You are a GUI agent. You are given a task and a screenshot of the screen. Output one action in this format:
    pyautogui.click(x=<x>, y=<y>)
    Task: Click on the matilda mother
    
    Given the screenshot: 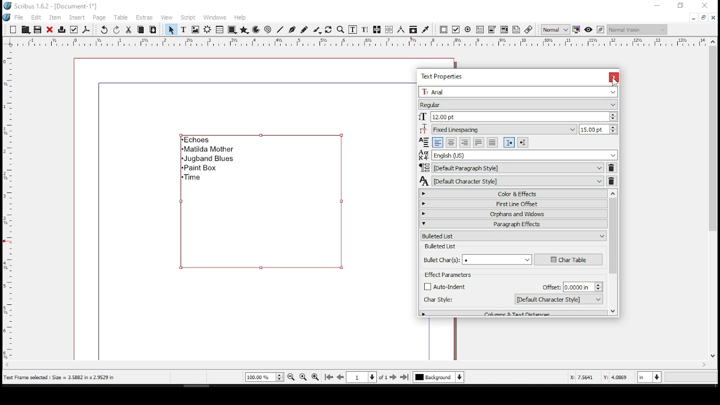 What is the action you would take?
    pyautogui.click(x=206, y=150)
    